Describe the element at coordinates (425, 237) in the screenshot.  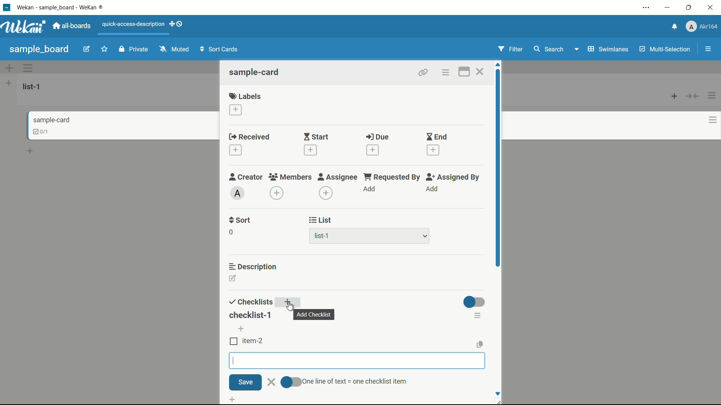
I see `dropdown` at that location.